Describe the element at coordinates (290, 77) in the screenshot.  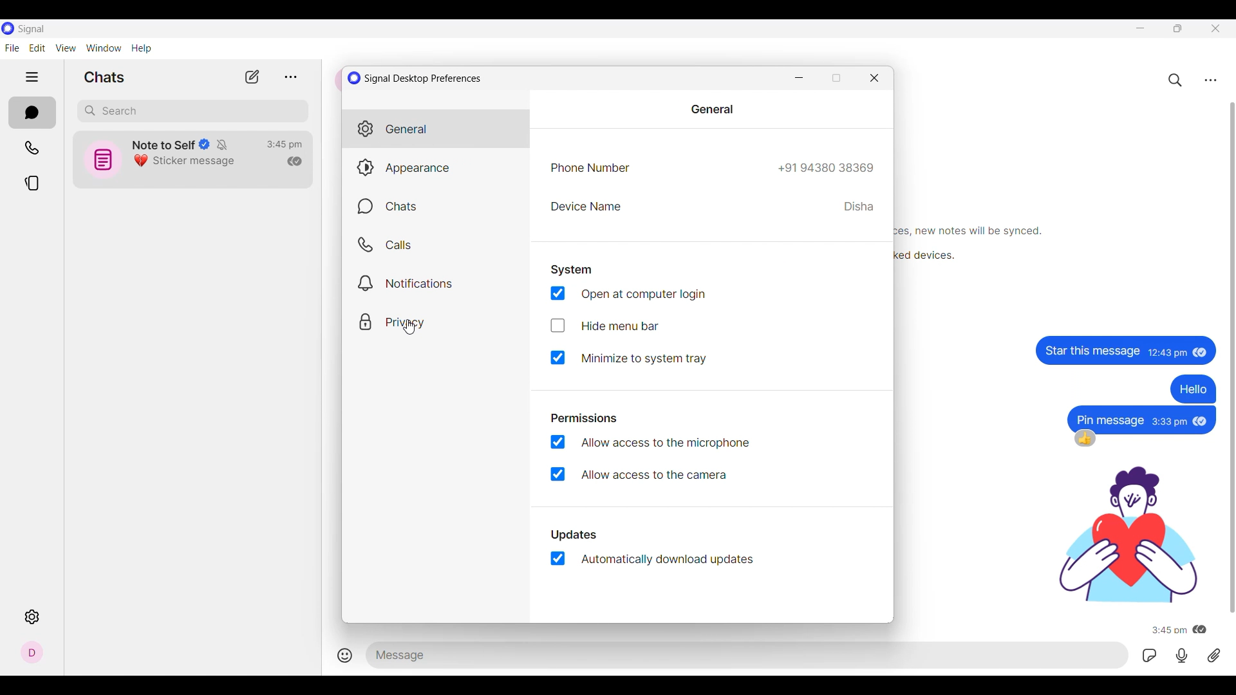
I see `View archive` at that location.